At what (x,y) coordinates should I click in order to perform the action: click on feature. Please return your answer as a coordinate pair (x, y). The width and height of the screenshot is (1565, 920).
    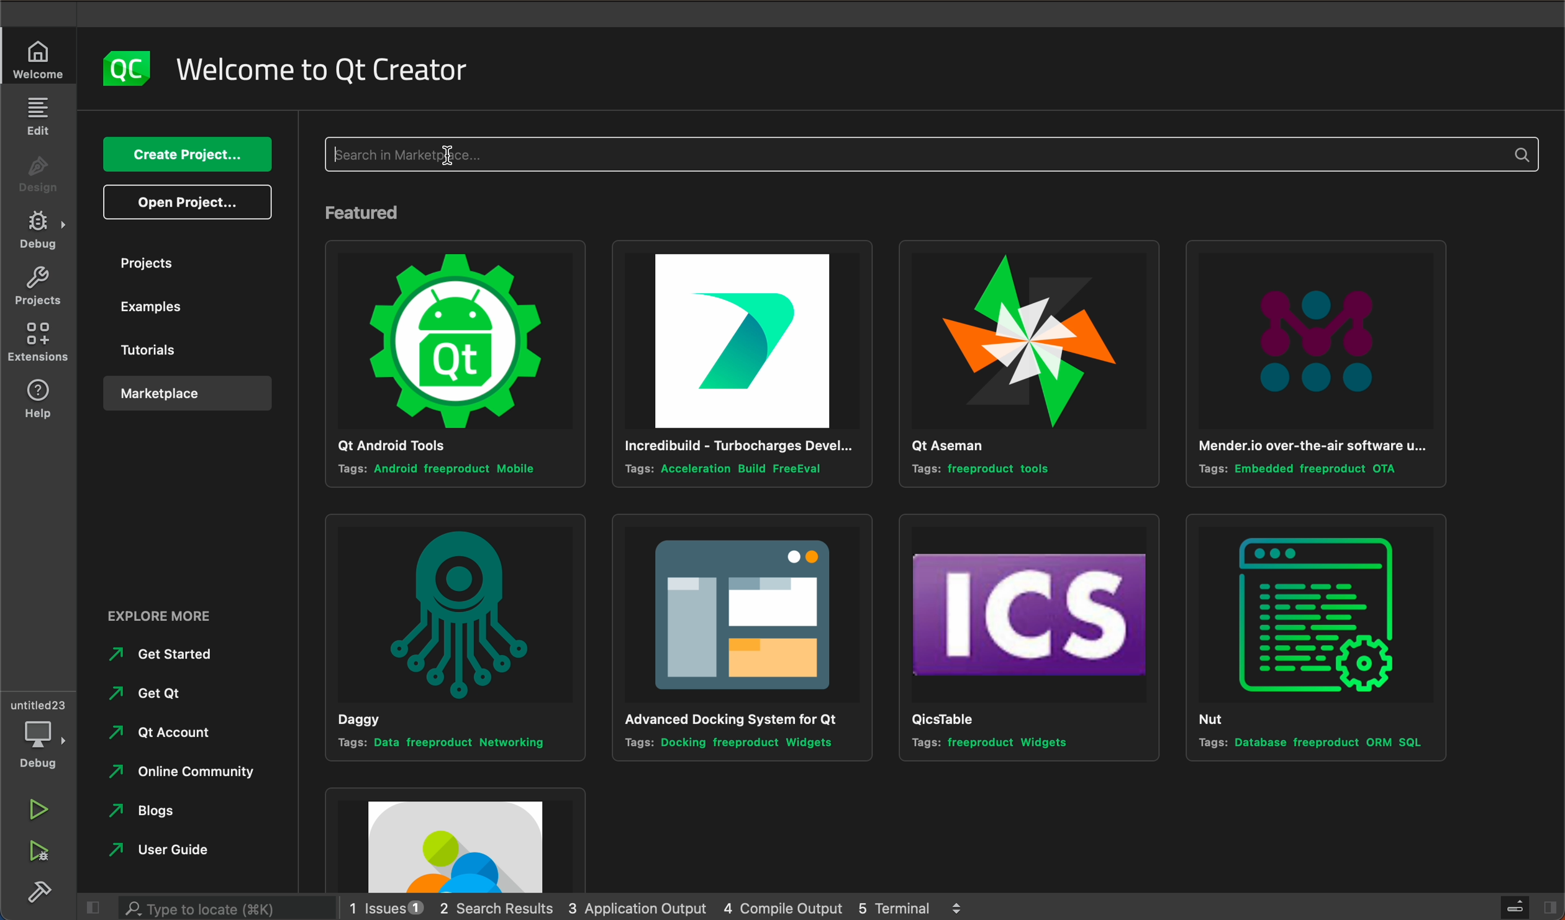
    Looking at the image, I should click on (373, 212).